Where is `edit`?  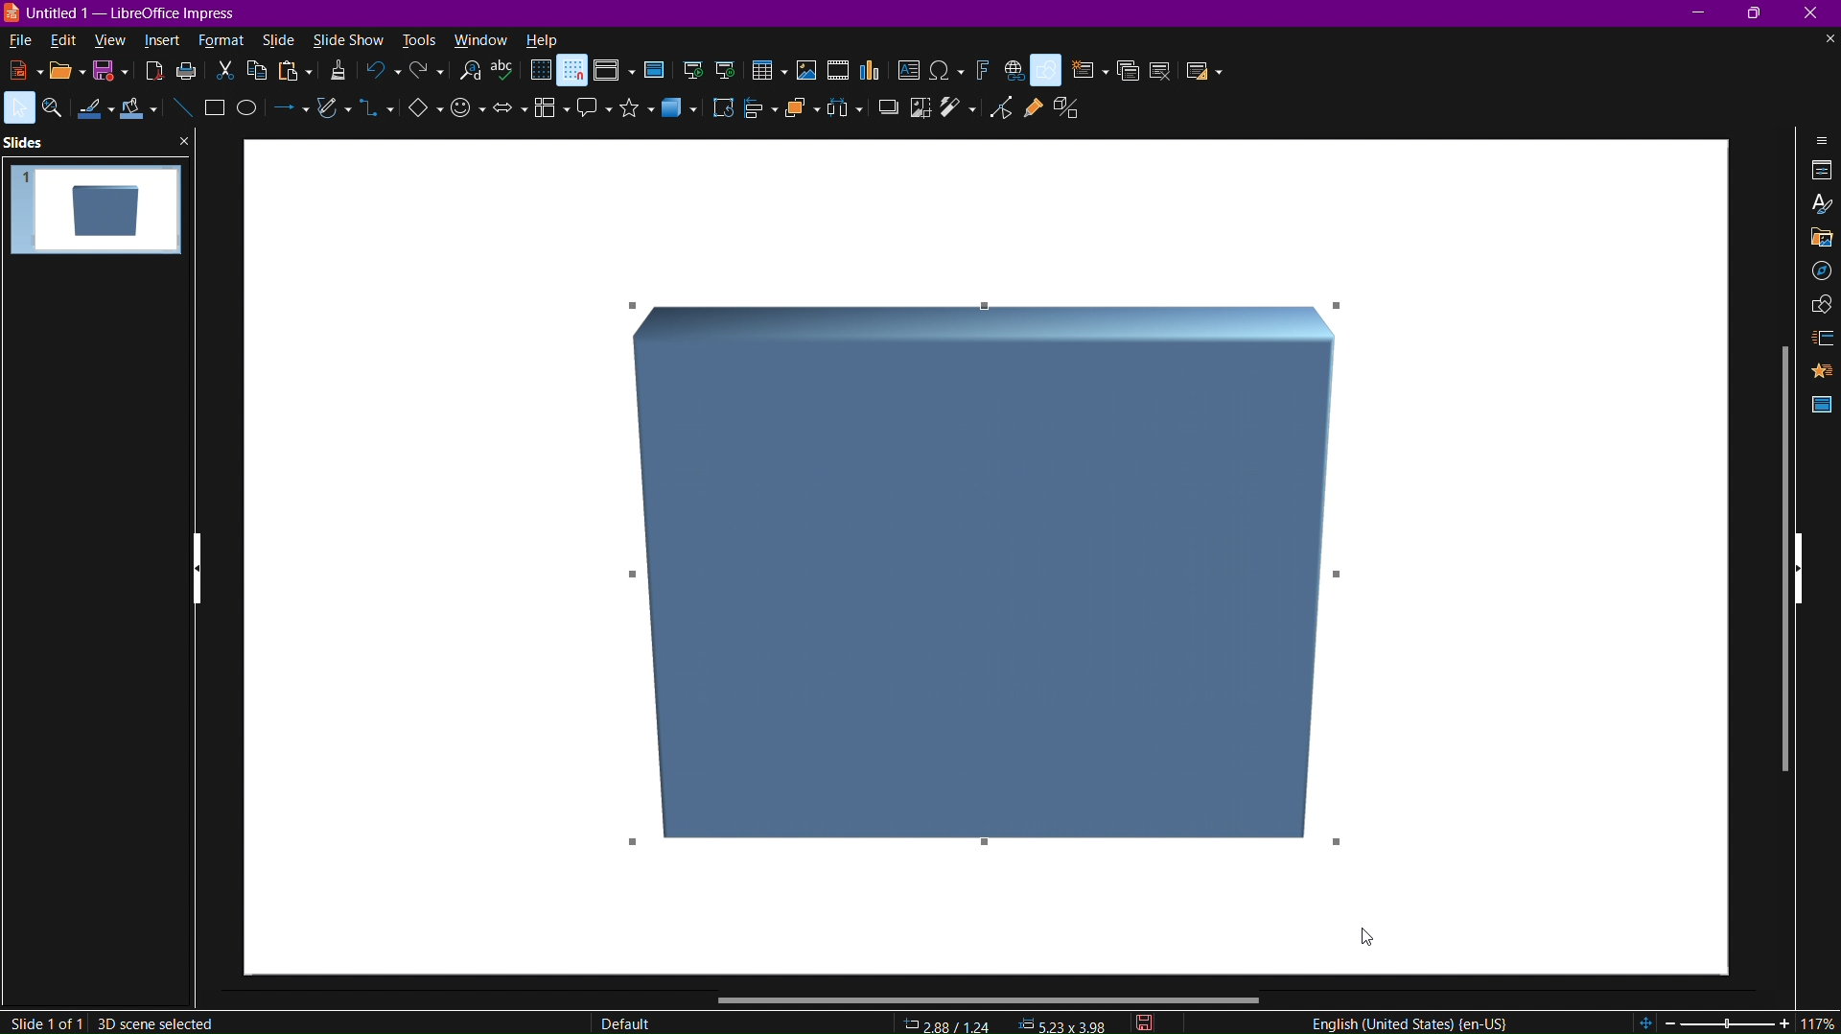
edit is located at coordinates (62, 40).